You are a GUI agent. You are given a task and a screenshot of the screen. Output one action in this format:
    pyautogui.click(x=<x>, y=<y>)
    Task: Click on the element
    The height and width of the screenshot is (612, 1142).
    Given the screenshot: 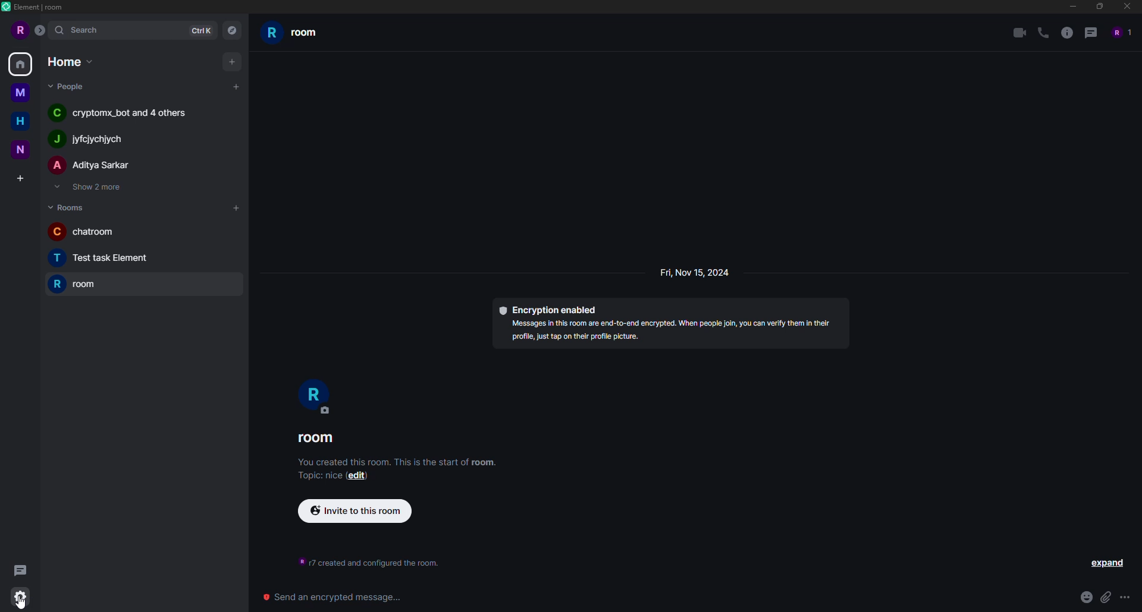 What is the action you would take?
    pyautogui.click(x=34, y=8)
    